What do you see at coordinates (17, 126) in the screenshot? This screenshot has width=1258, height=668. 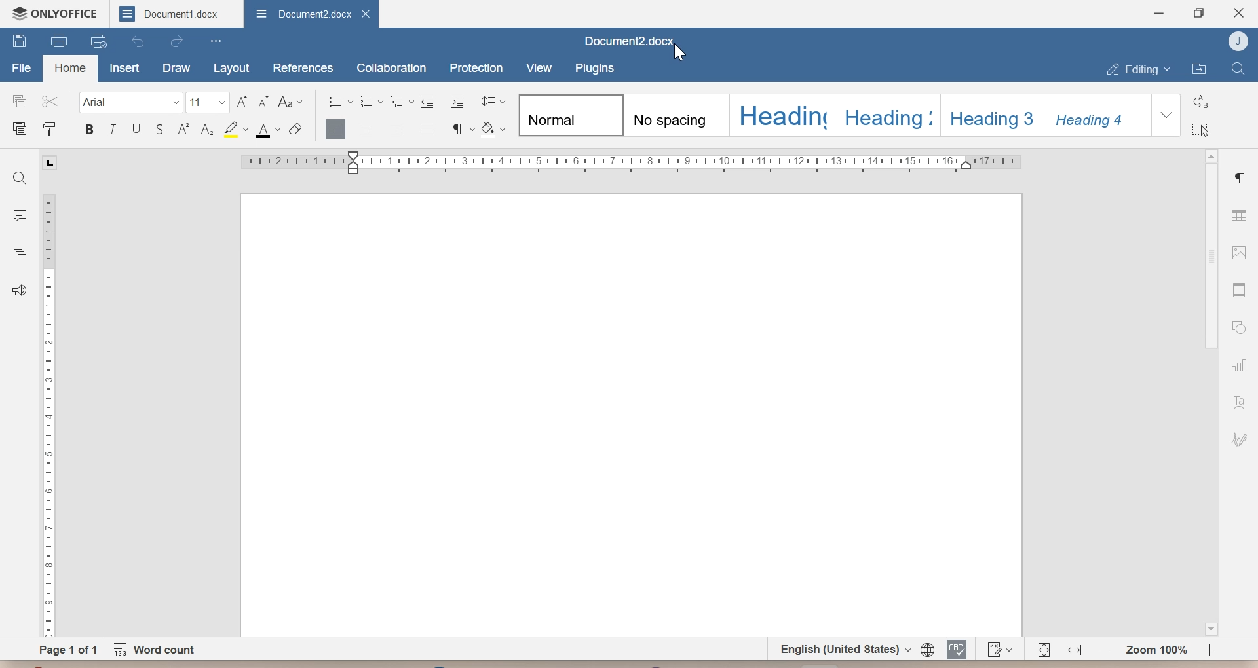 I see `Paste` at bounding box center [17, 126].